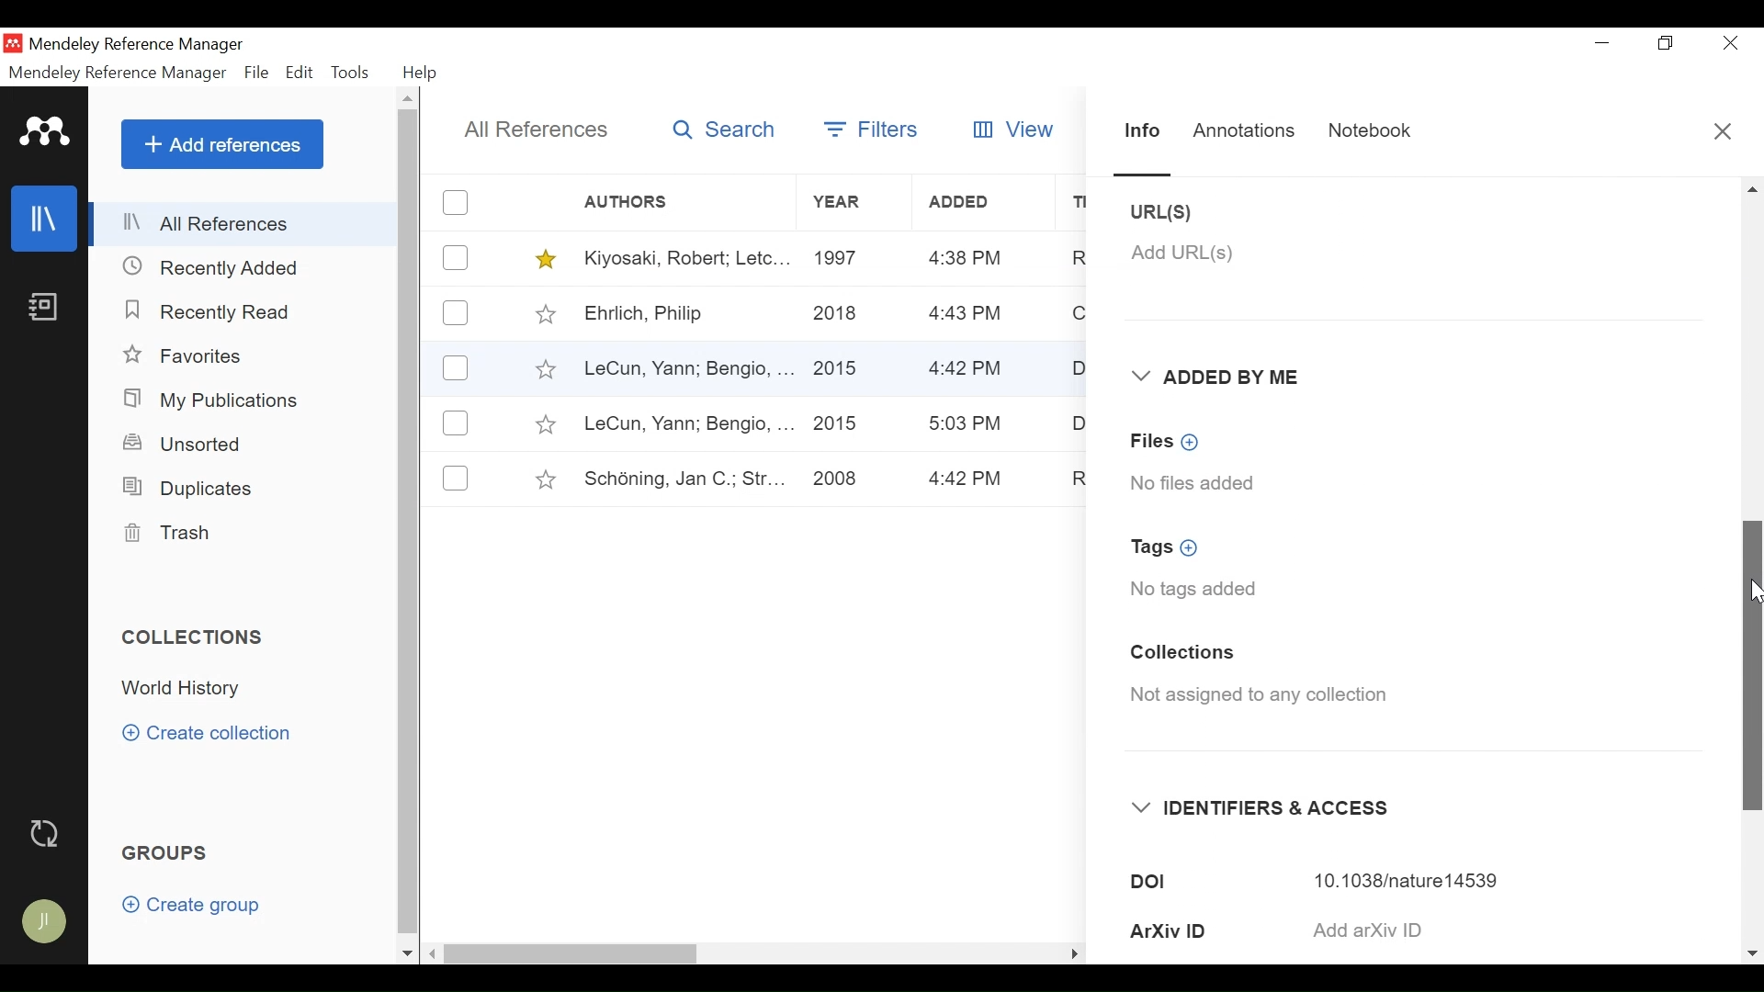  Describe the element at coordinates (200, 908) in the screenshot. I see `Create group` at that location.